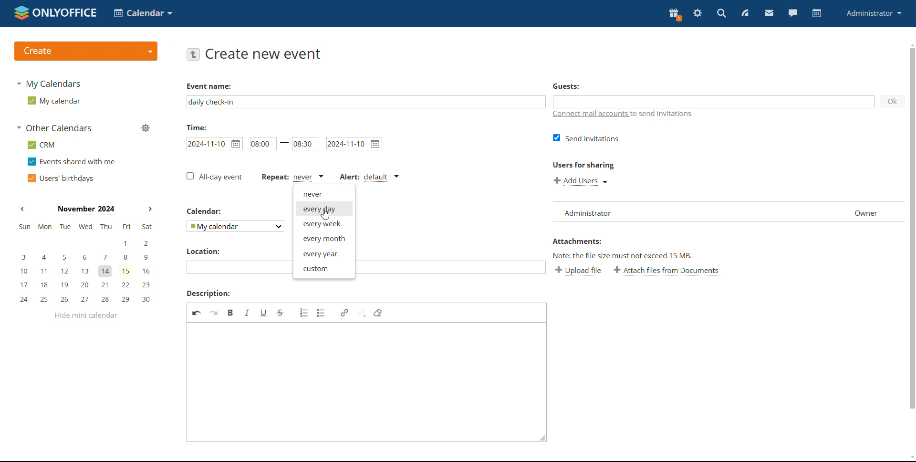 The height and width of the screenshot is (462, 916). I want to click on settings, so click(698, 13).